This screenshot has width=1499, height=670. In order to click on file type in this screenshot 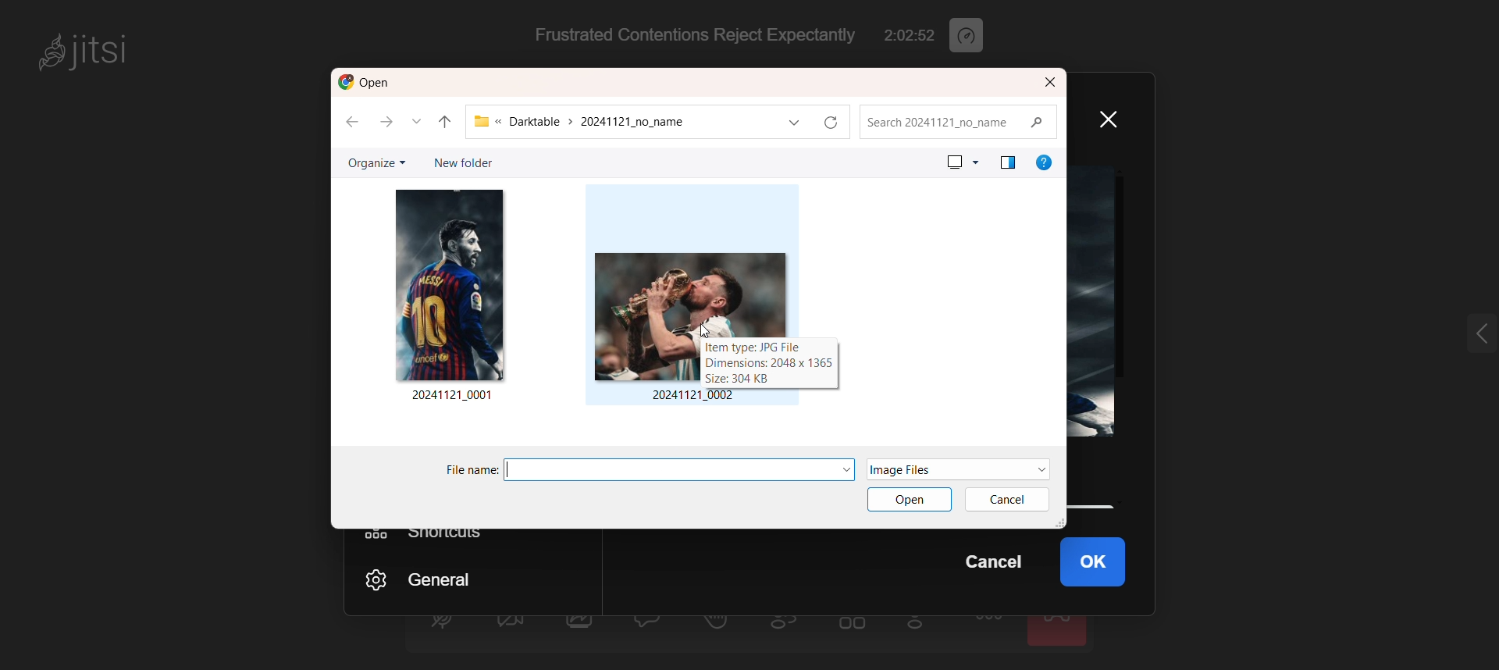, I will do `click(934, 469)`.